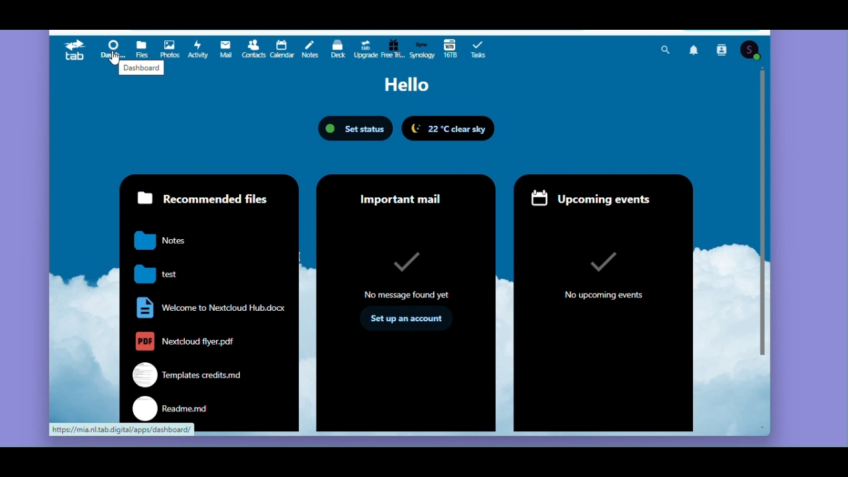  What do you see at coordinates (210, 299) in the screenshot?
I see `Recommended files` at bounding box center [210, 299].